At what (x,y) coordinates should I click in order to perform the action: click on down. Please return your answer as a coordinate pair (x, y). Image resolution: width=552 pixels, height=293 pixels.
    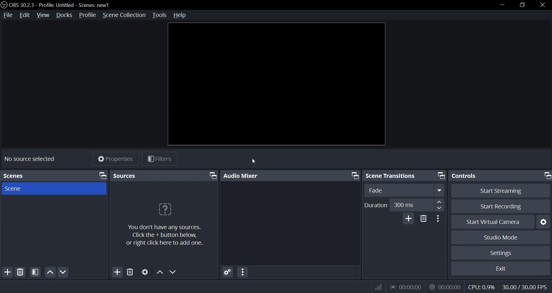
    Looking at the image, I should click on (438, 208).